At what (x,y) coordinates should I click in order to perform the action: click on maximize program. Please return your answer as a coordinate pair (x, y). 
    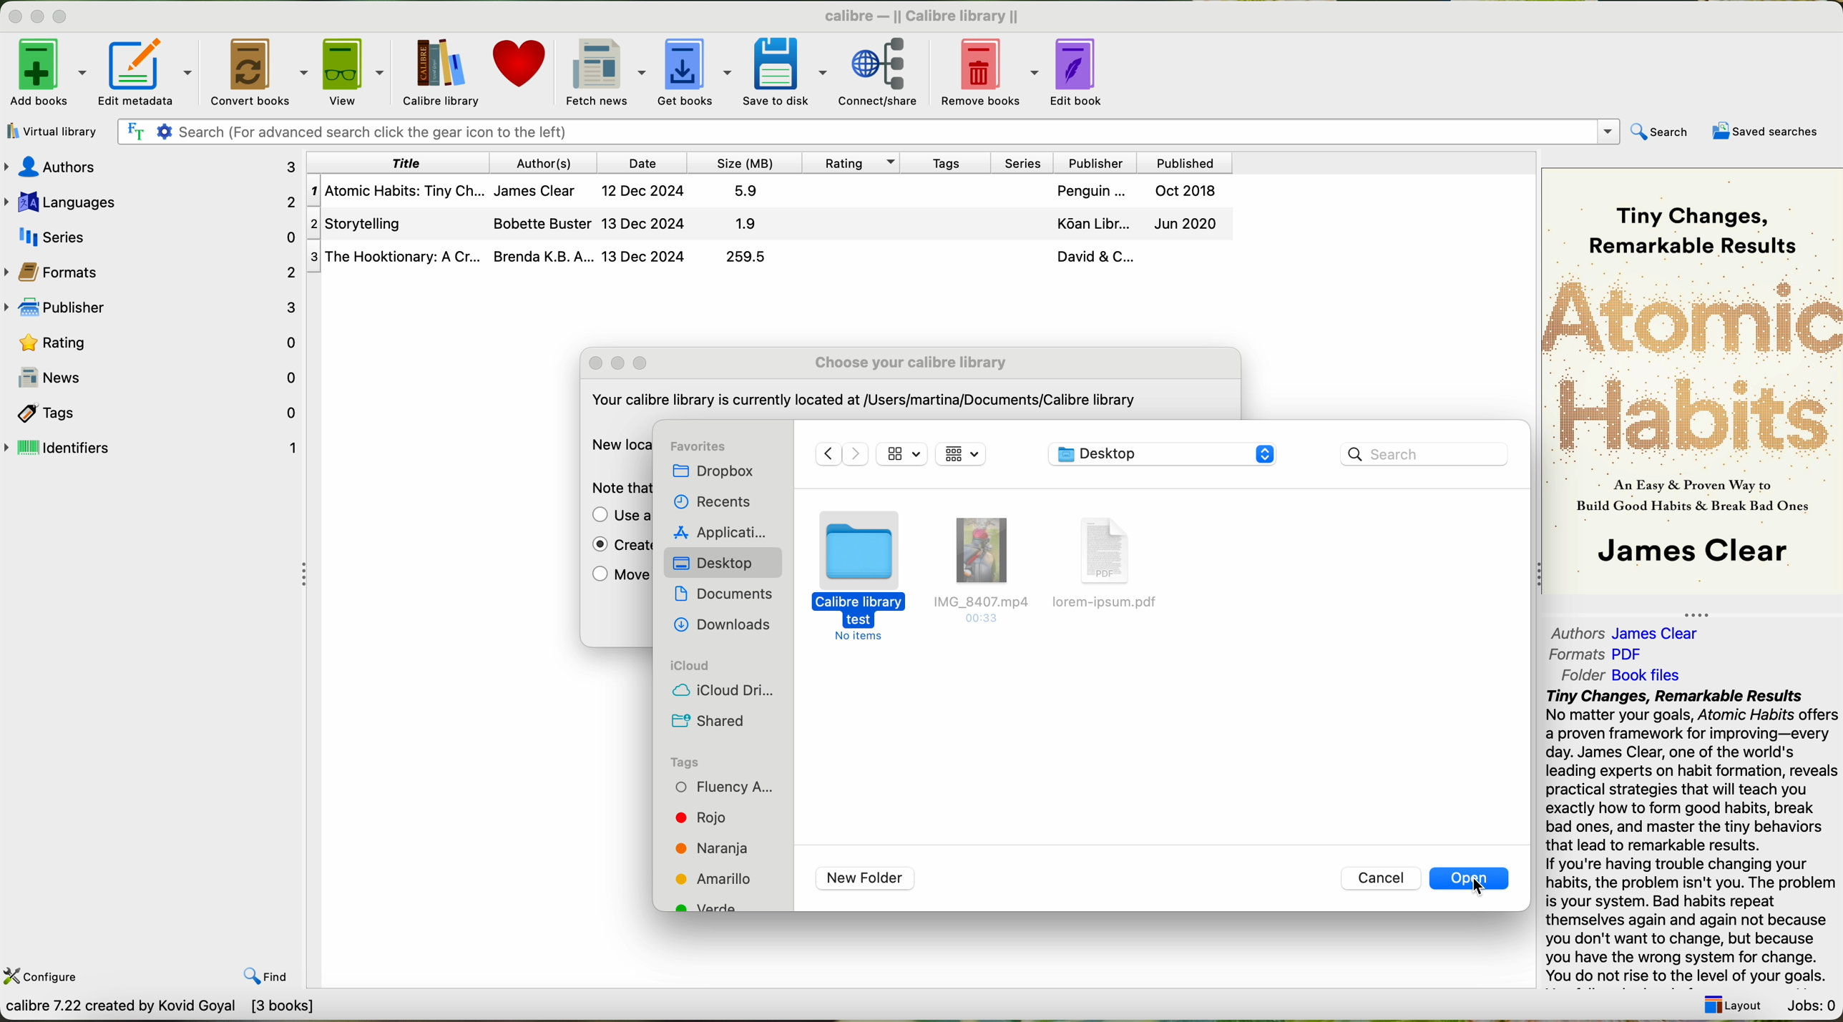
    Looking at the image, I should click on (69, 17).